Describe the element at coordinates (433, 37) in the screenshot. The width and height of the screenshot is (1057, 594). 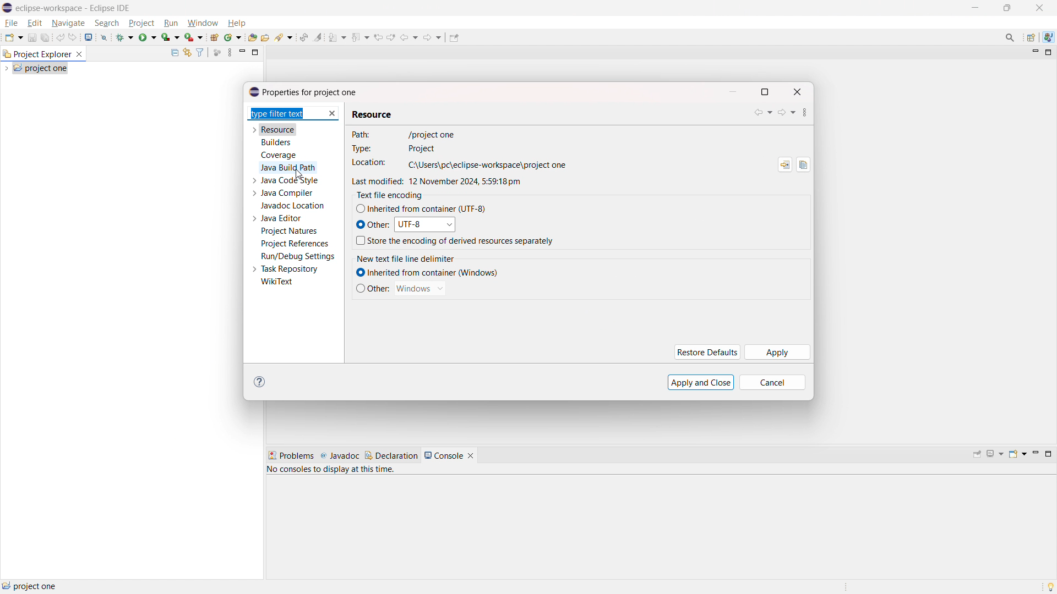
I see `forward` at that location.